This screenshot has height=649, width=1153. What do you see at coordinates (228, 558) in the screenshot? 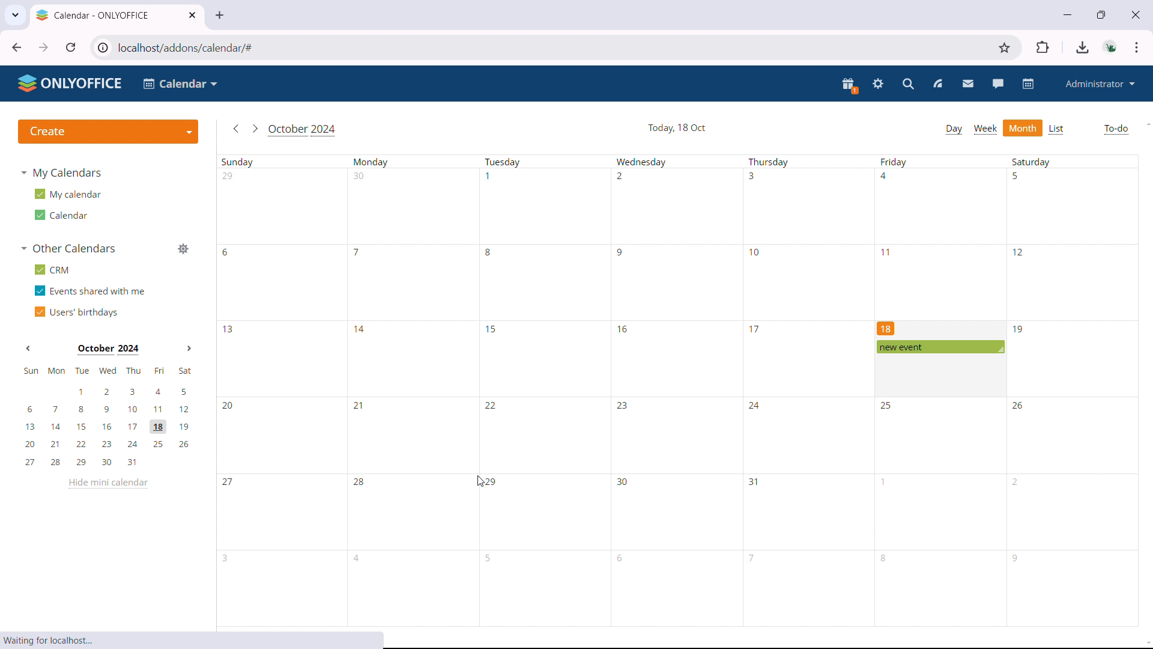
I see `3` at bounding box center [228, 558].